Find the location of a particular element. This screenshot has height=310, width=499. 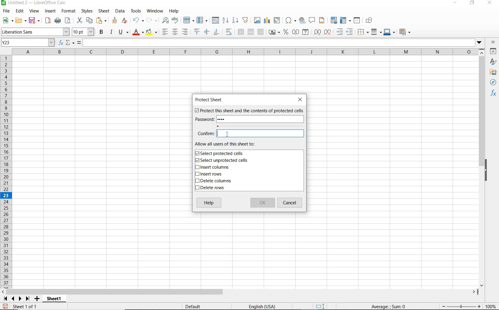

FORMULA is located at coordinates (79, 43).